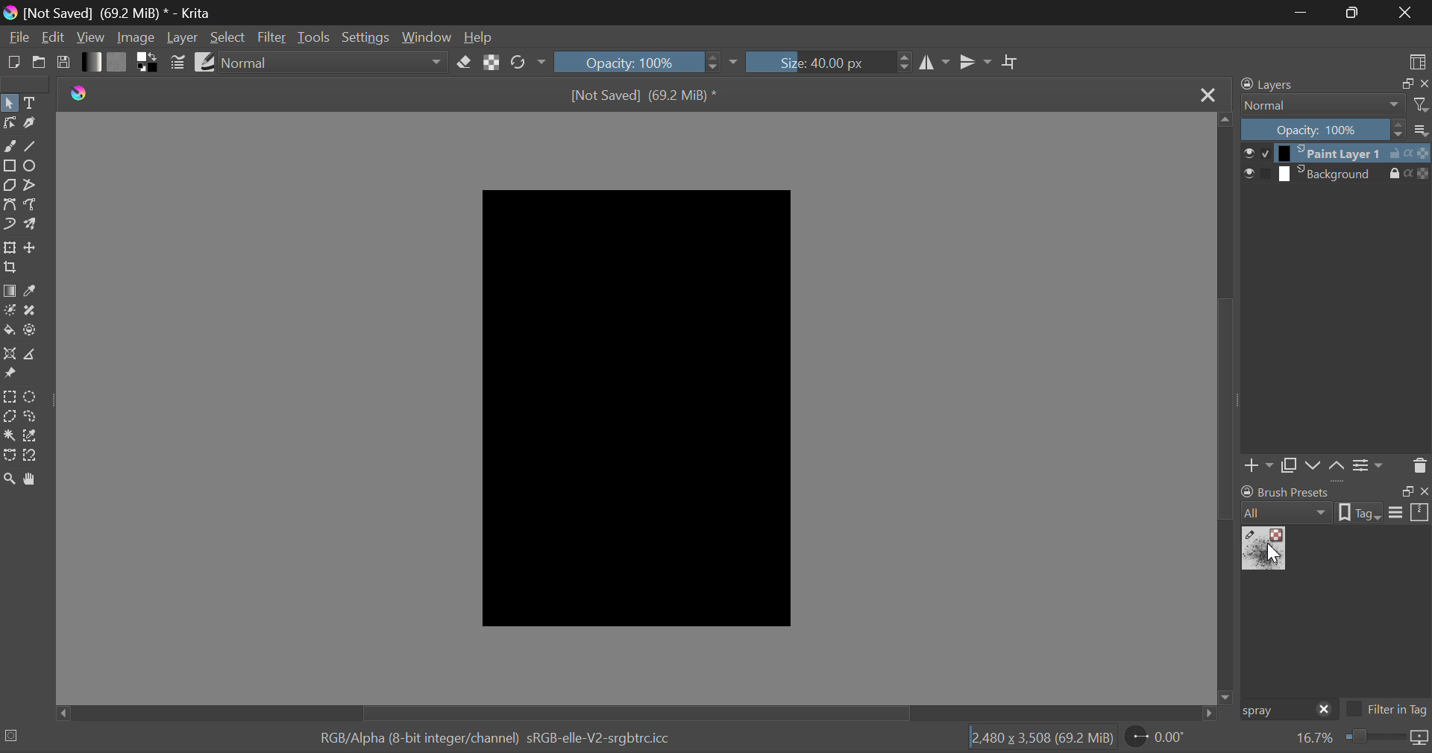 The width and height of the screenshot is (1432, 753). Describe the element at coordinates (183, 37) in the screenshot. I see `Layer` at that location.